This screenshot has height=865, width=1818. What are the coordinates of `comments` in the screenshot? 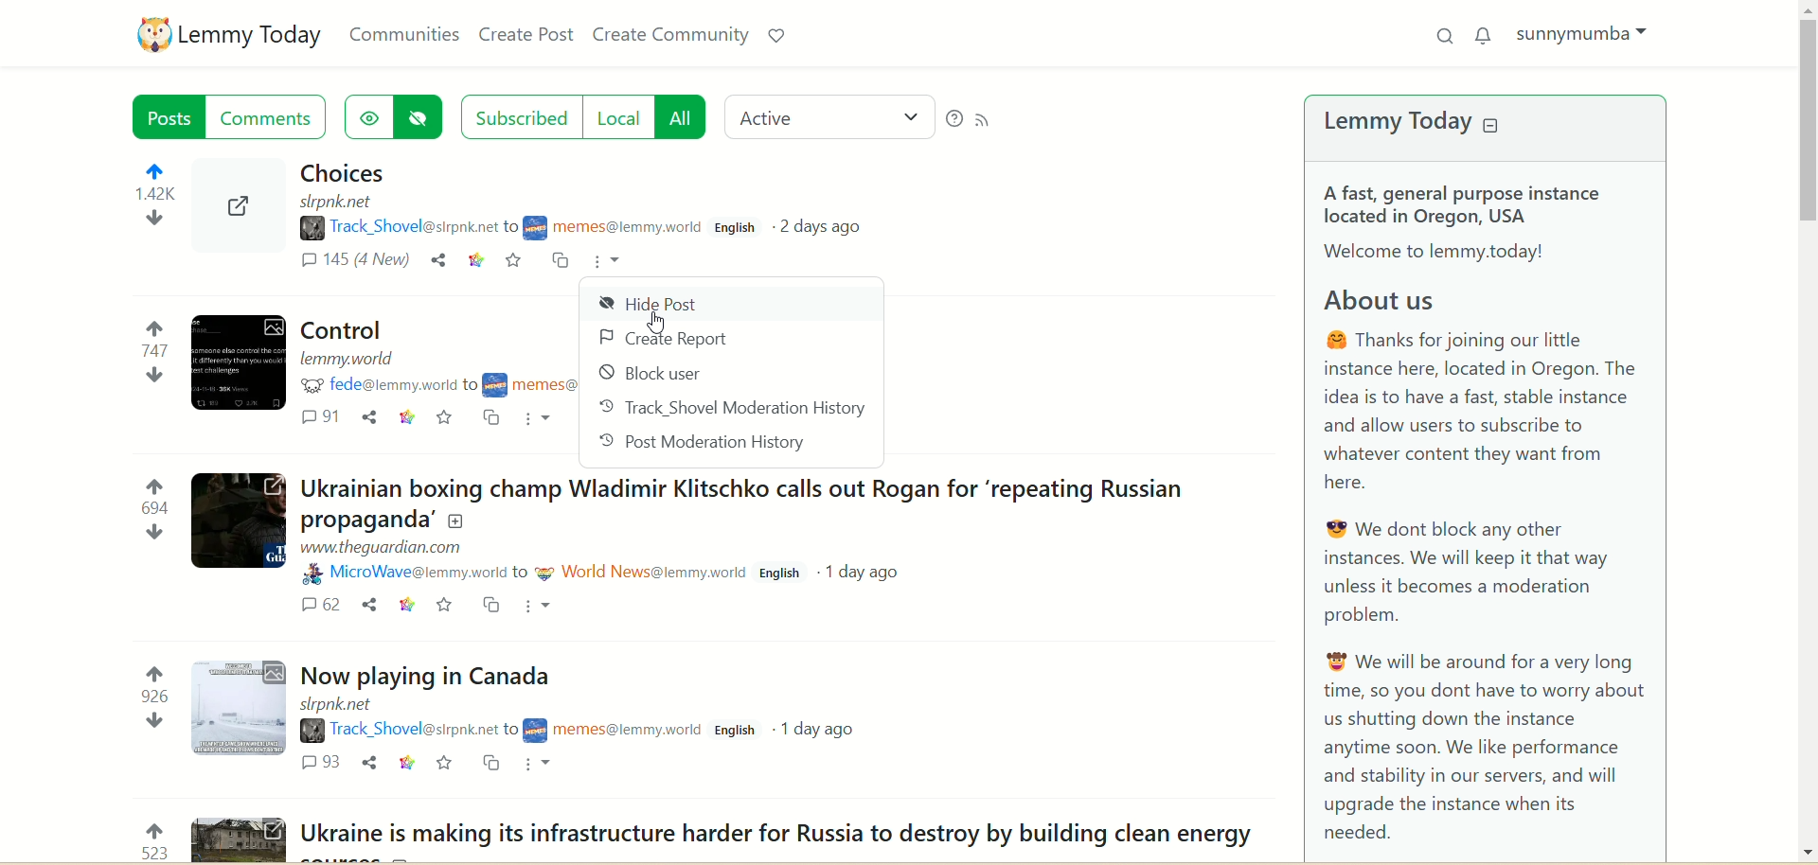 It's located at (322, 419).